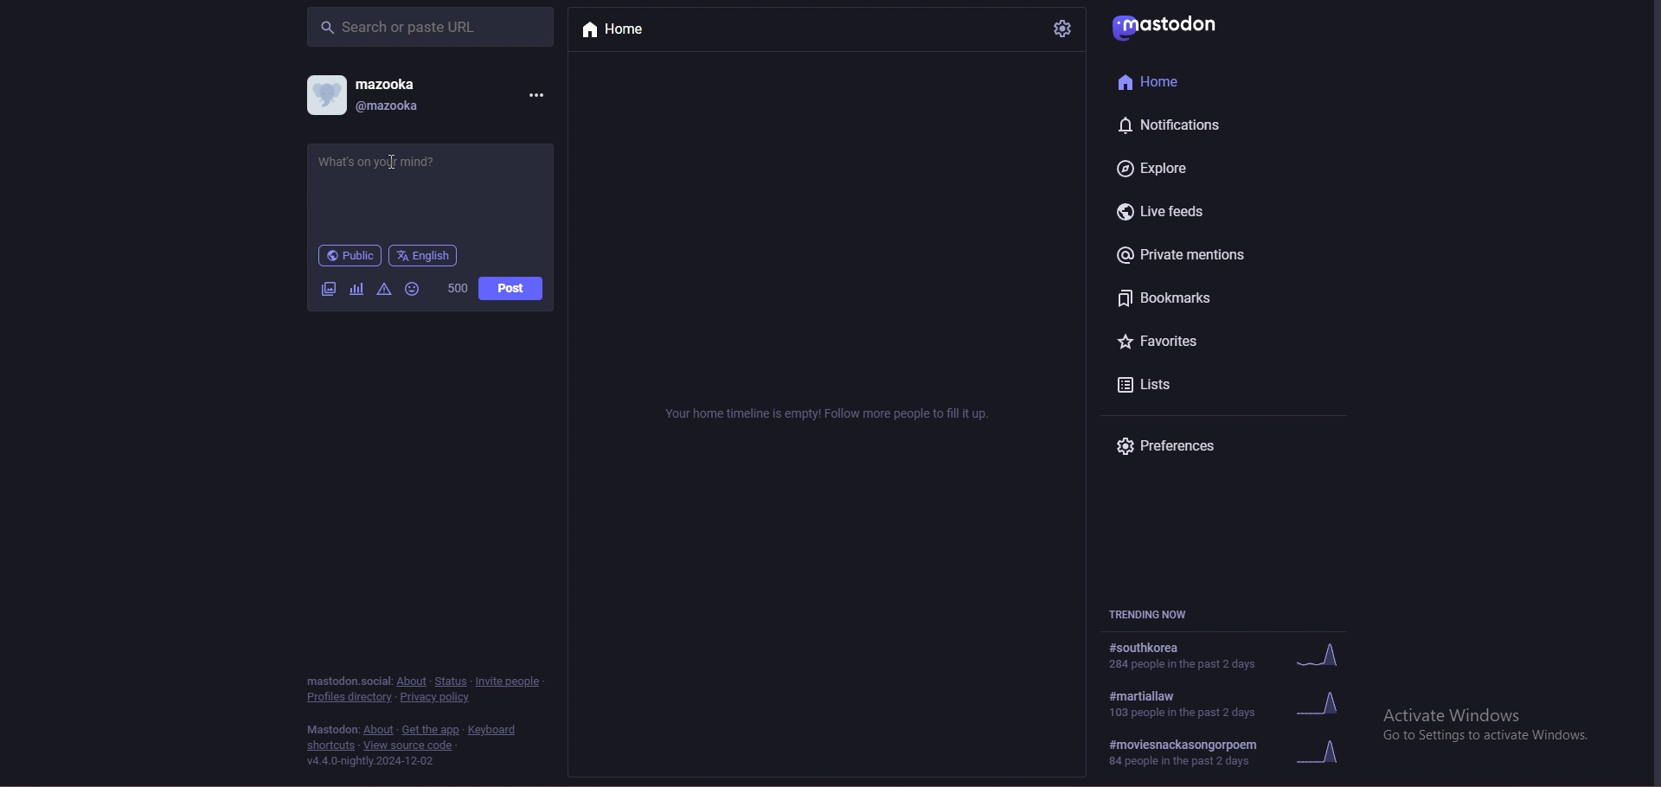 Image resolution: width=1661 pixels, height=787 pixels. Describe the element at coordinates (512, 288) in the screenshot. I see `post` at that location.